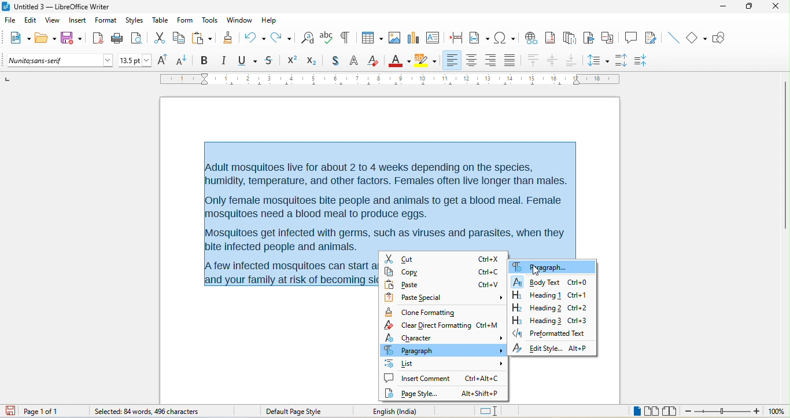 The height and width of the screenshot is (418, 790). I want to click on italic, so click(223, 61).